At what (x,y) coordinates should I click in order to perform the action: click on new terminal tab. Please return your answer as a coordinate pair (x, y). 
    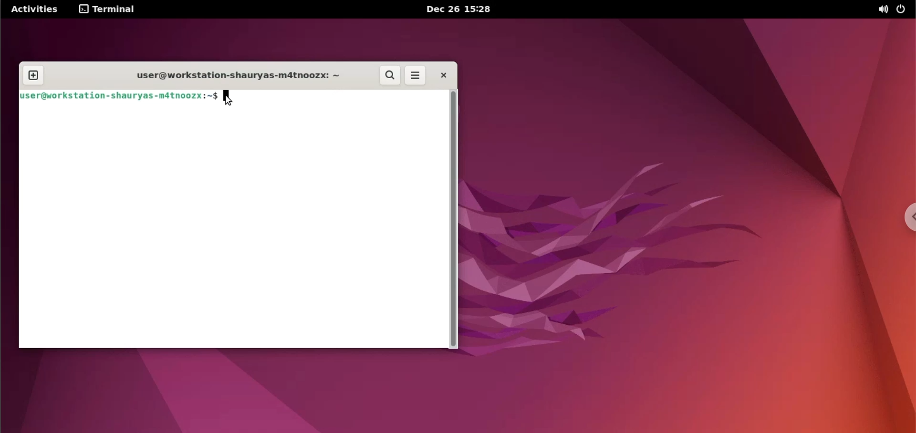
    Looking at the image, I should click on (34, 75).